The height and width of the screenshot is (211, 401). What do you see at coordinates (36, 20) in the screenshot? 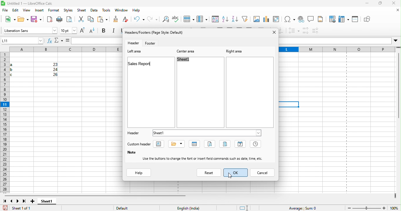
I see `save` at bounding box center [36, 20].